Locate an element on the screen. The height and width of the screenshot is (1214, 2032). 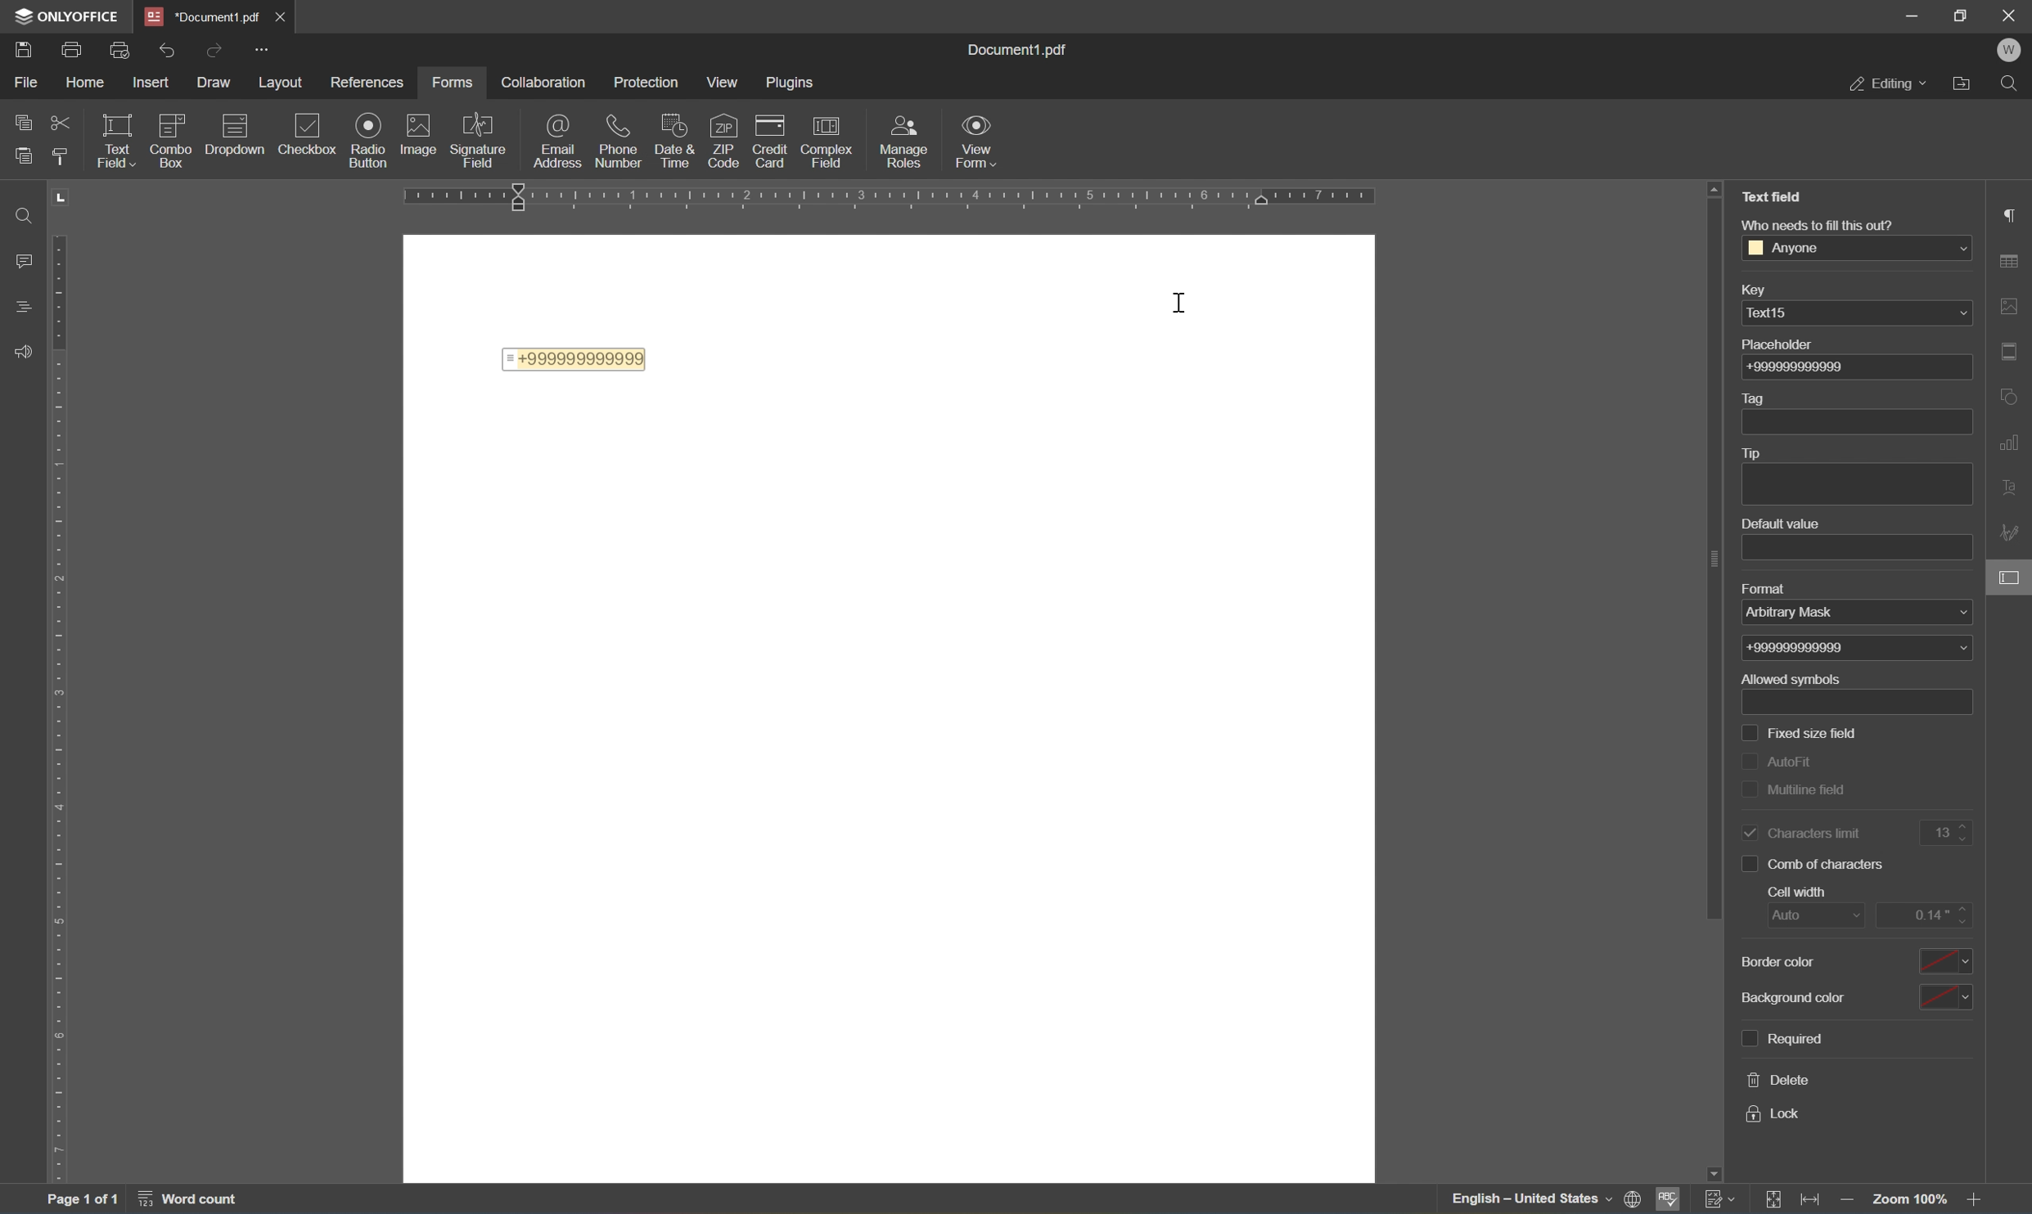
email address is located at coordinates (556, 143).